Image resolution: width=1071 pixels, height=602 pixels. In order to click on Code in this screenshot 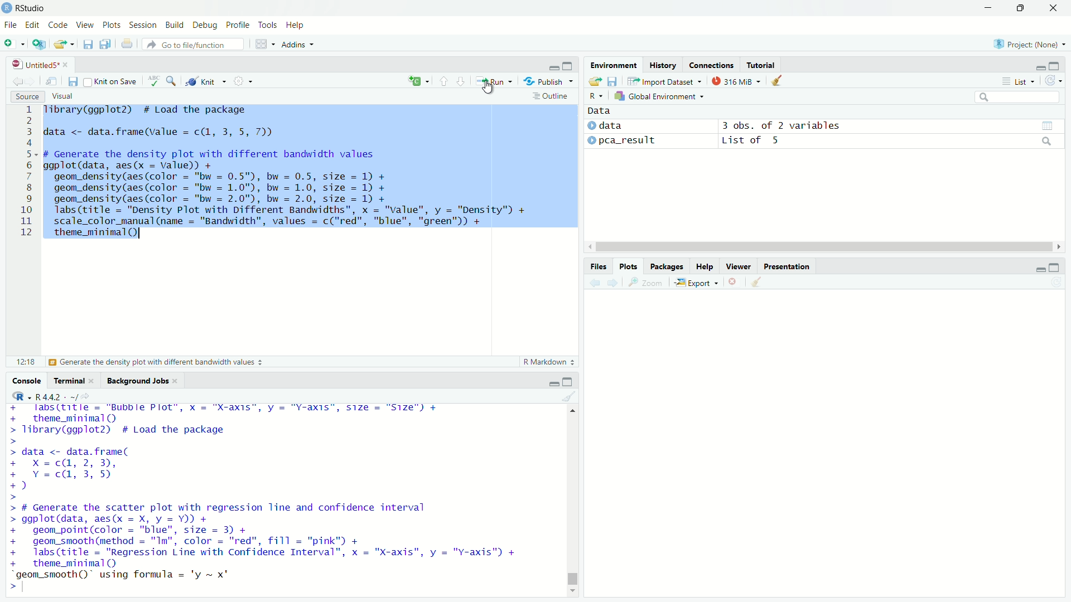, I will do `click(57, 24)`.